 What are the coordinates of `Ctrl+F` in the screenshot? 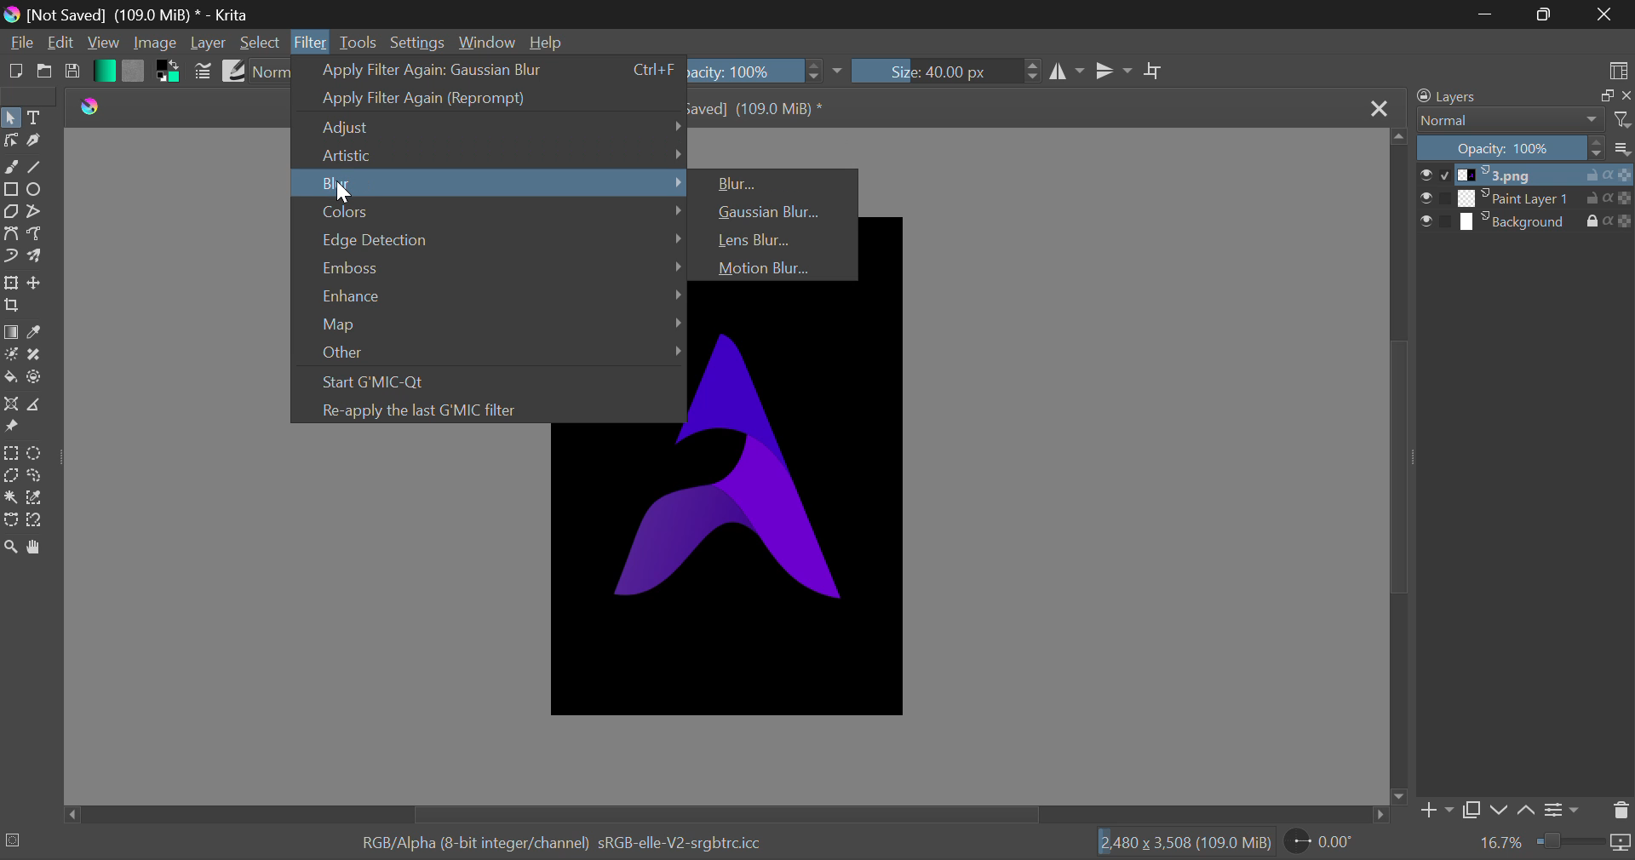 It's located at (652, 70).